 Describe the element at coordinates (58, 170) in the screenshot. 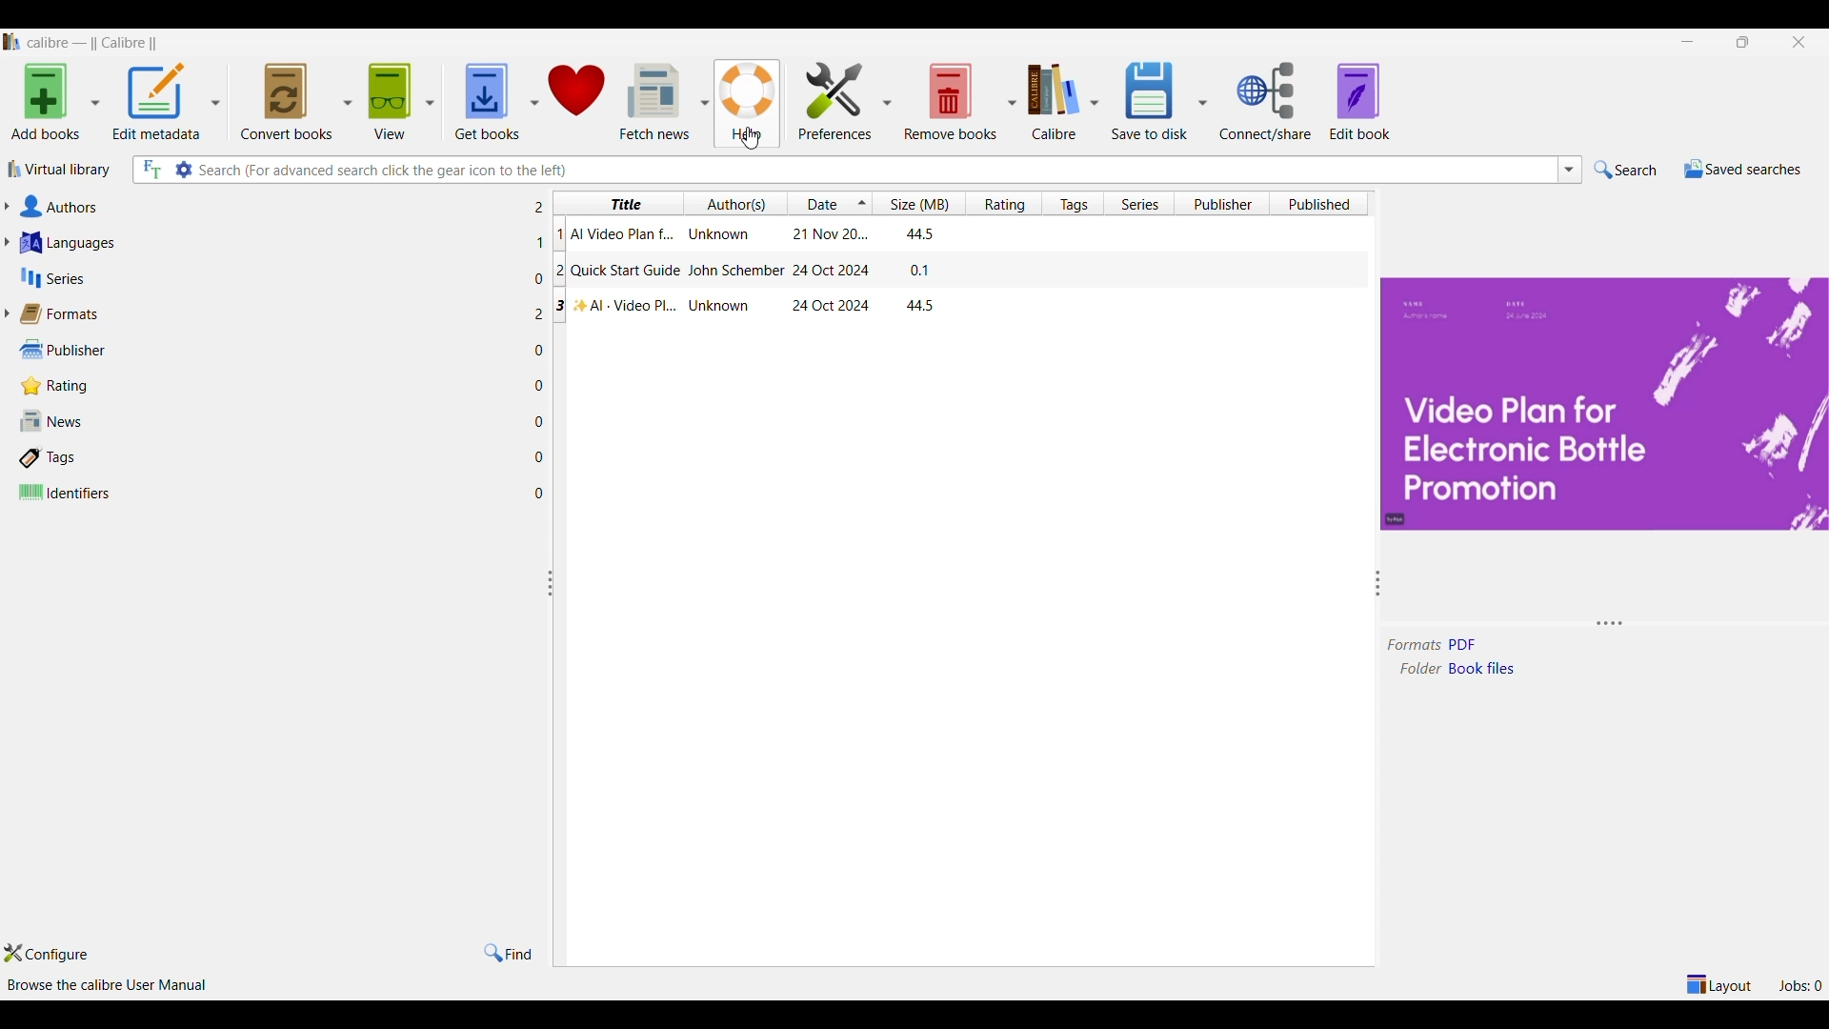

I see `Virtual library` at that location.